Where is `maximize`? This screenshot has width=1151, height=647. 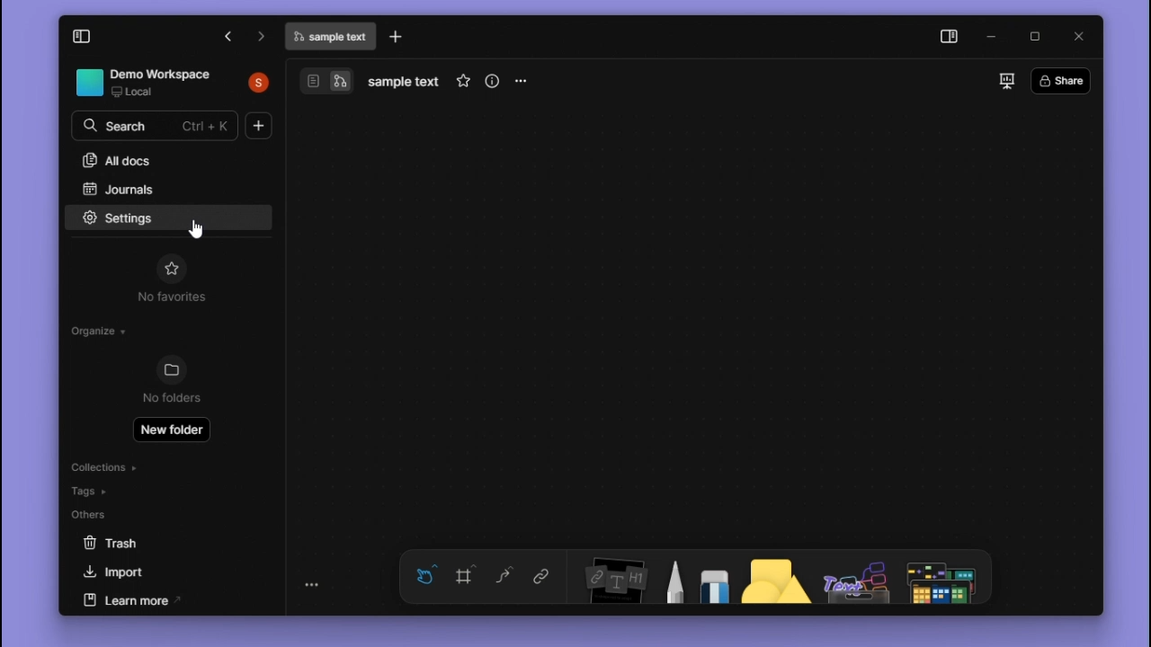 maximize is located at coordinates (1034, 33).